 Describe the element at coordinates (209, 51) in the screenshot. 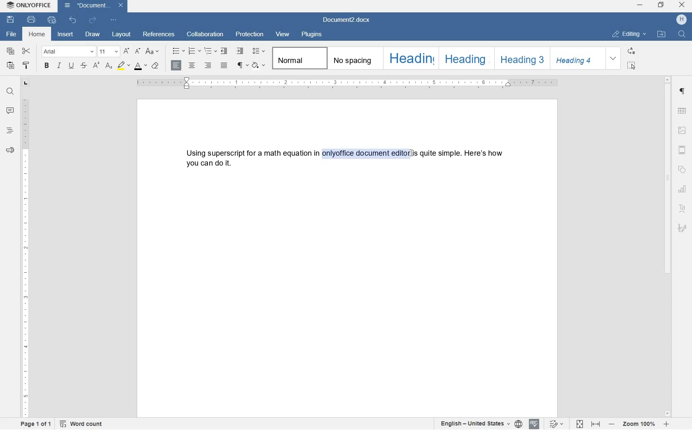

I see `multilevel list` at that location.